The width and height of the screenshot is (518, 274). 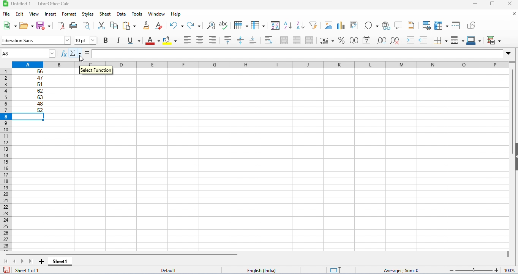 What do you see at coordinates (515, 162) in the screenshot?
I see `close or open side bar` at bounding box center [515, 162].